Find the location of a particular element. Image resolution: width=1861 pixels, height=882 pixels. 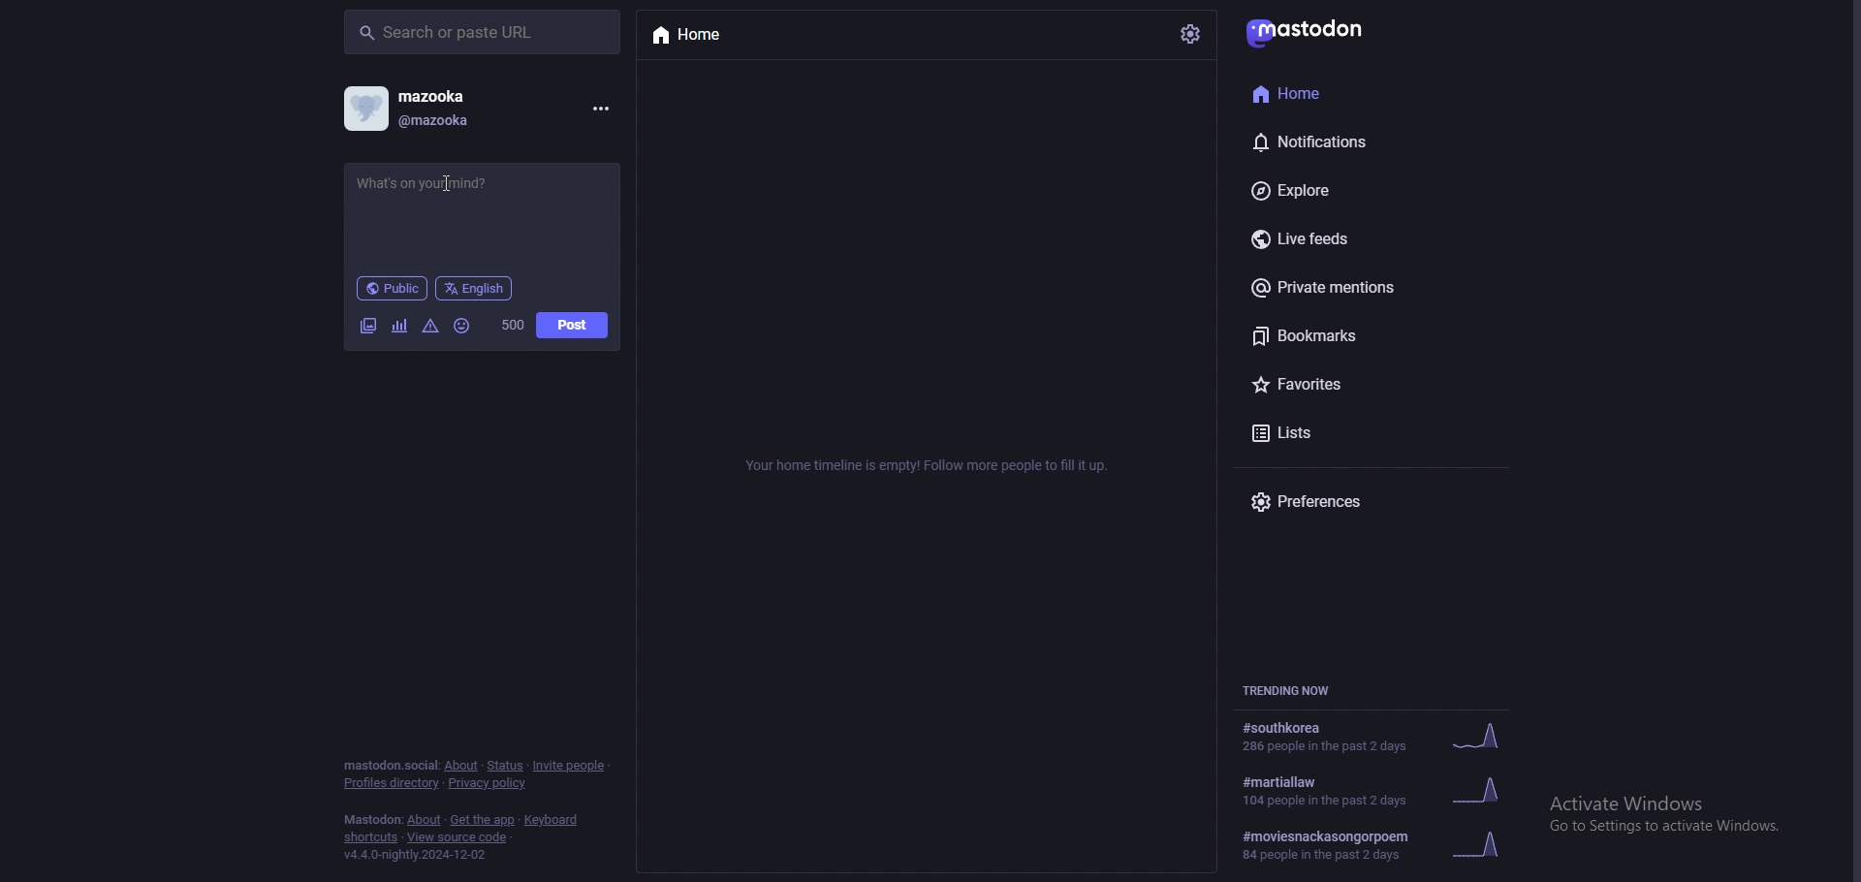

images is located at coordinates (370, 327).